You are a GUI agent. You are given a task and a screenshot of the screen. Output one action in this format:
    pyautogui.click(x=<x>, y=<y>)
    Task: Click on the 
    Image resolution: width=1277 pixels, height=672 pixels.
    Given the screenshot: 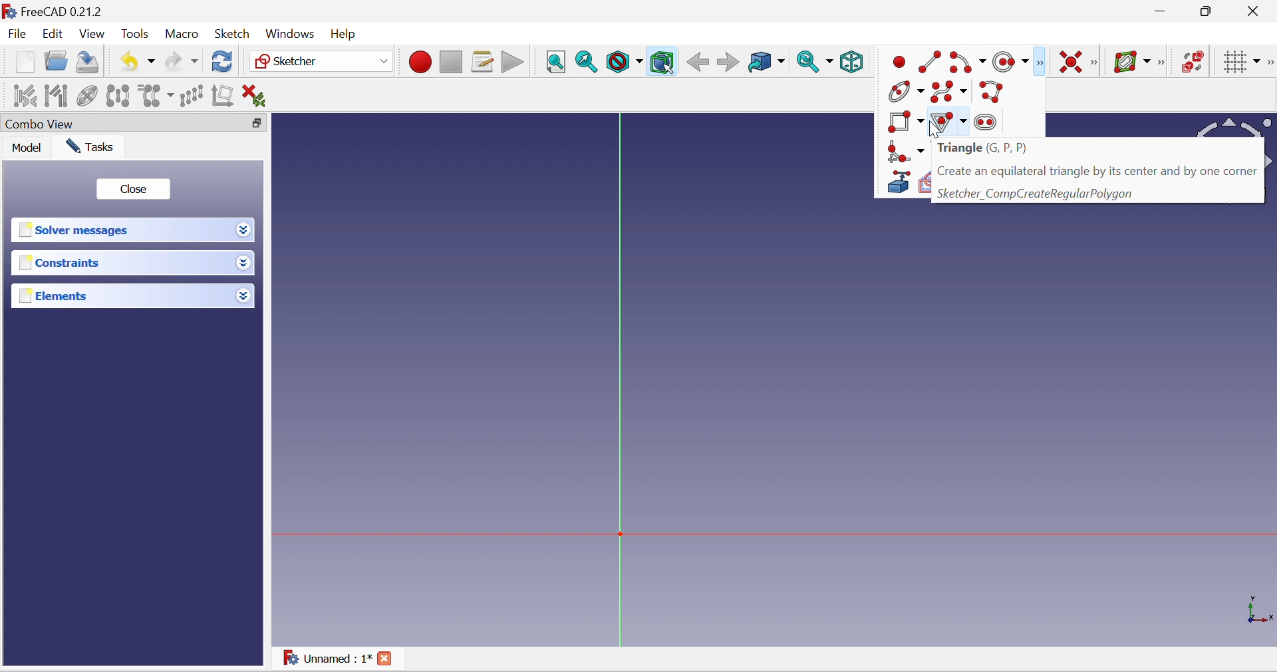 What is the action you would take?
    pyautogui.click(x=347, y=35)
    